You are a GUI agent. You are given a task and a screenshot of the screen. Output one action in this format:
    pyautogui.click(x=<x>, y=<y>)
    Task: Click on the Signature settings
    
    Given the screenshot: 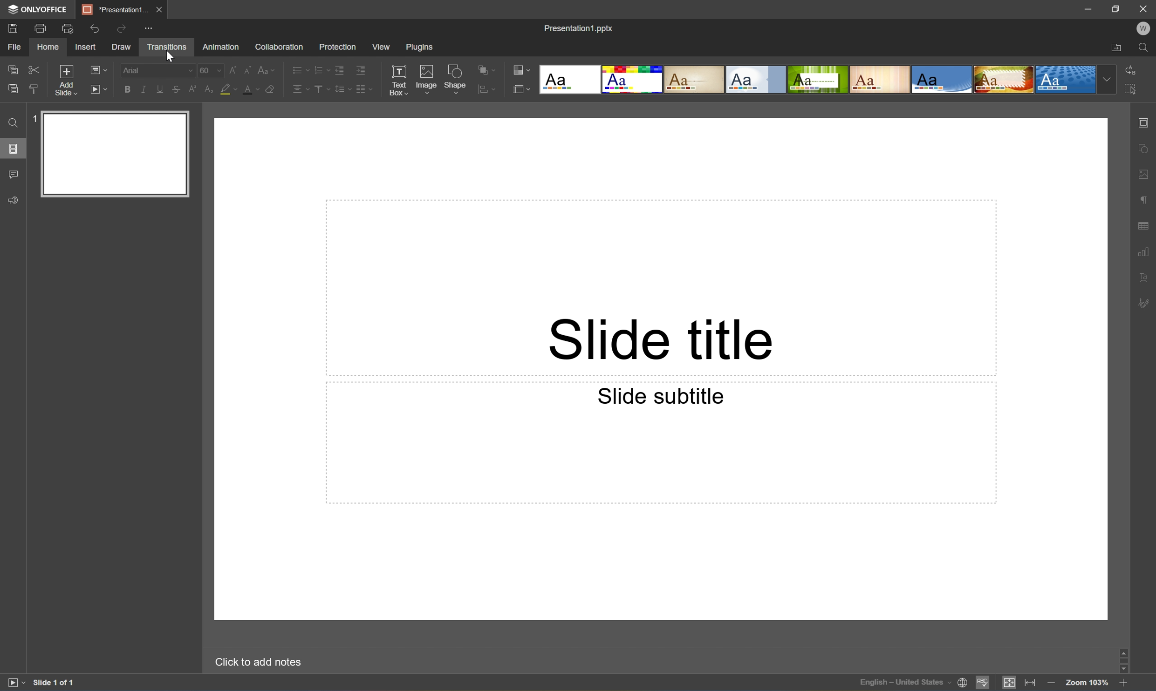 What is the action you would take?
    pyautogui.click(x=1145, y=305)
    